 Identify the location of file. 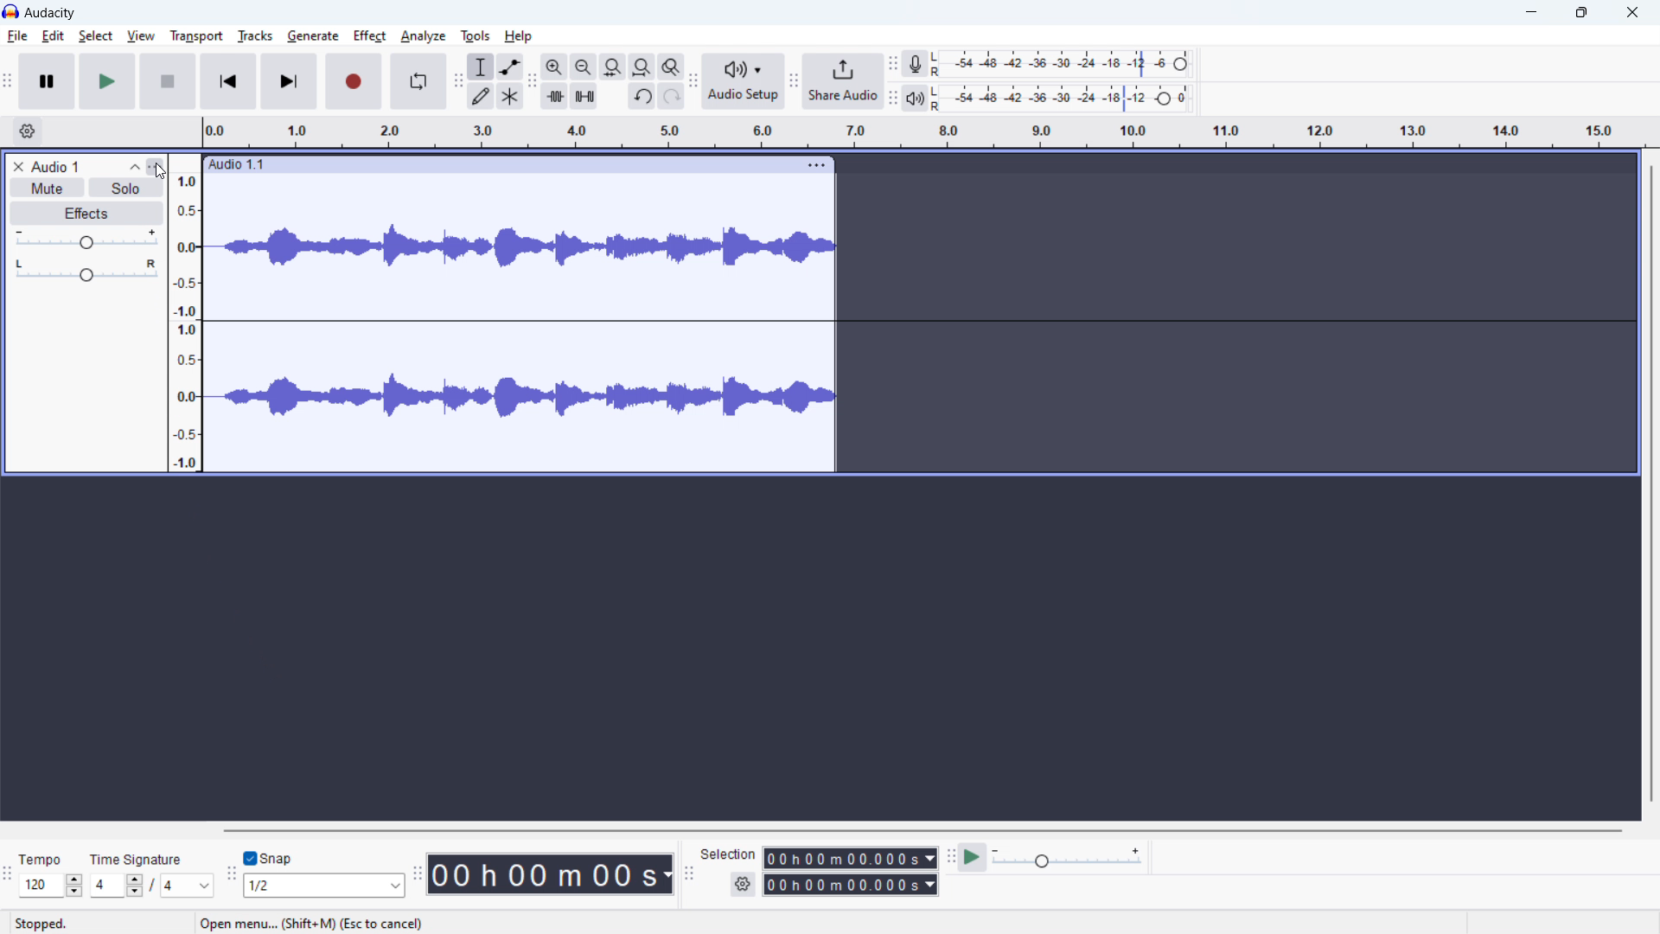
(18, 37).